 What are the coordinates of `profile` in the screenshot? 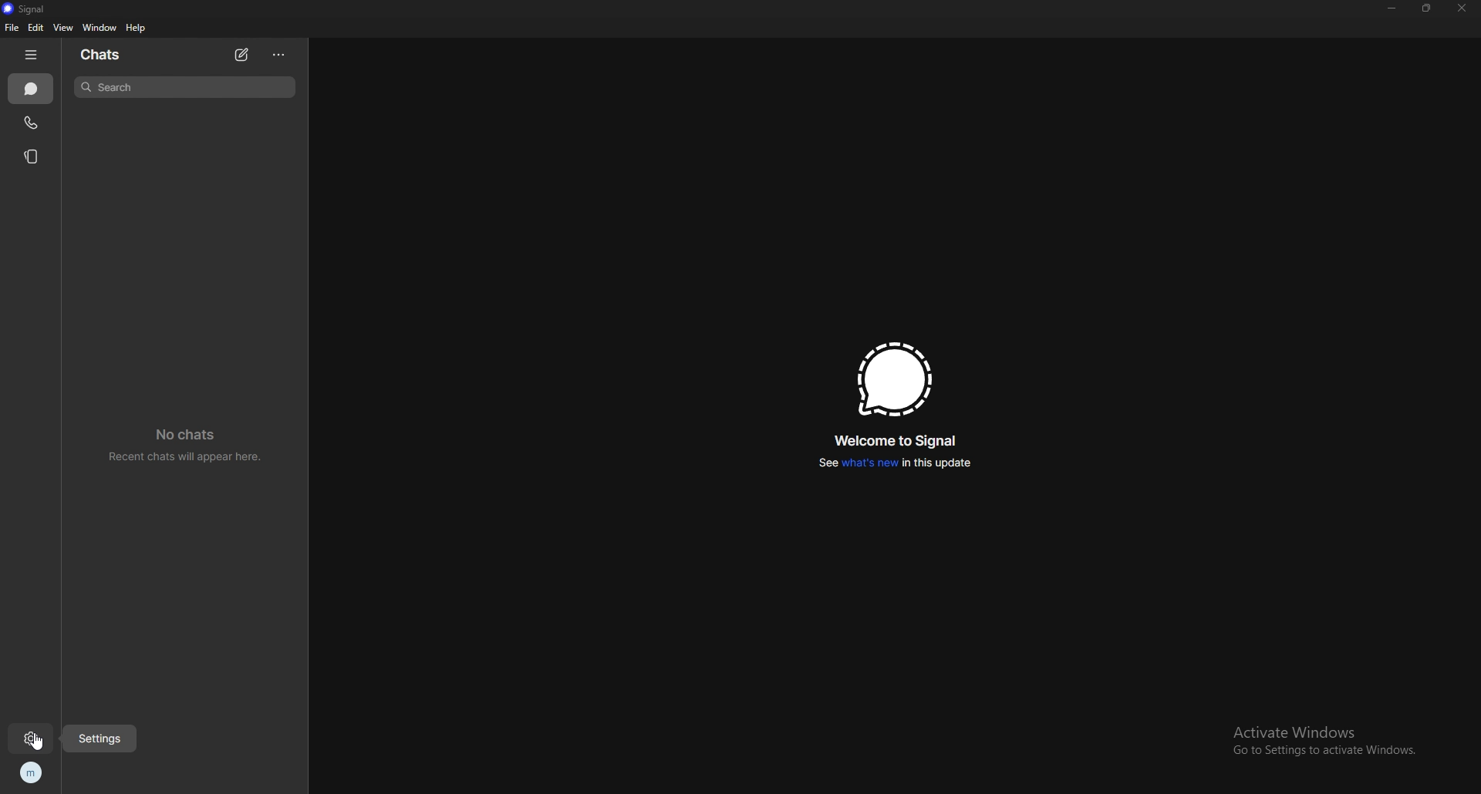 It's located at (29, 774).